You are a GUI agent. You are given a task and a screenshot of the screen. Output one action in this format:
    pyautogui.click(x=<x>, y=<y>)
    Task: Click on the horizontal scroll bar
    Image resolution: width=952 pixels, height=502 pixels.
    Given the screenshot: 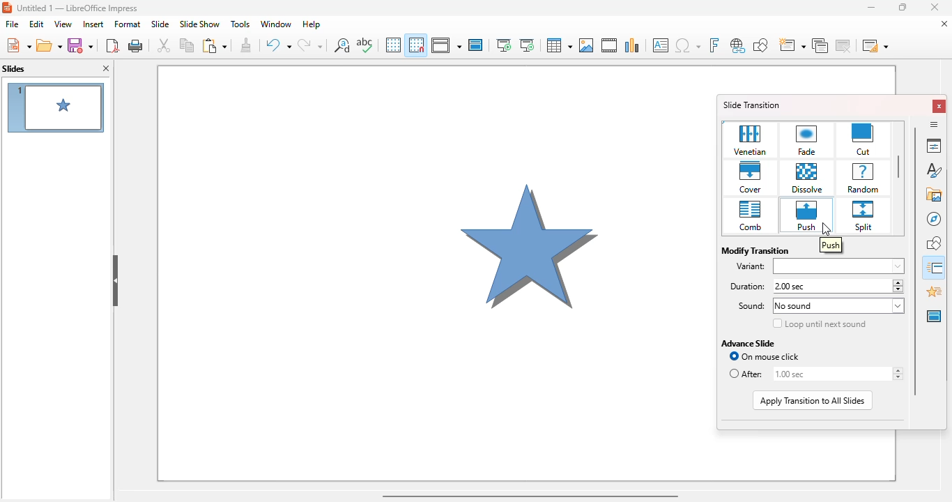 What is the action you would take?
    pyautogui.click(x=530, y=496)
    